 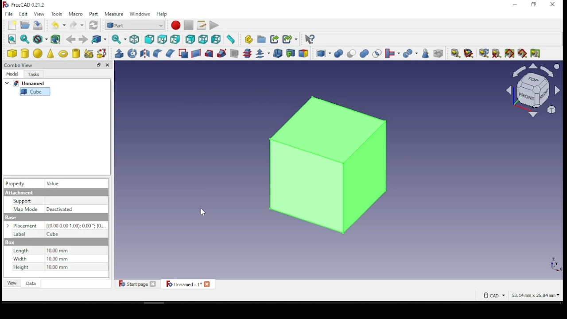 What do you see at coordinates (21, 259) in the screenshot?
I see `Width` at bounding box center [21, 259].